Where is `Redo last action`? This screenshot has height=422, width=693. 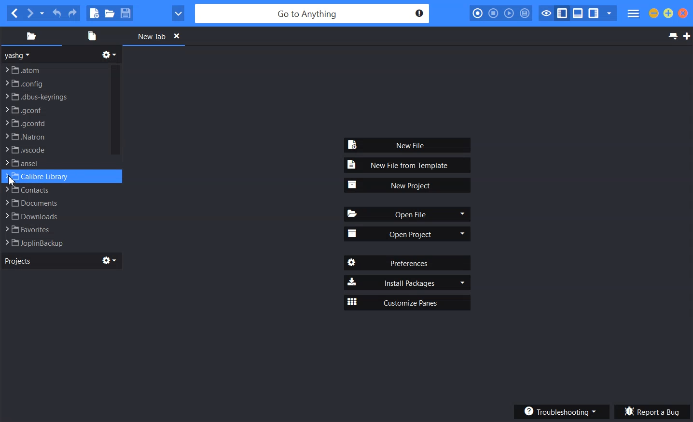 Redo last action is located at coordinates (72, 14).